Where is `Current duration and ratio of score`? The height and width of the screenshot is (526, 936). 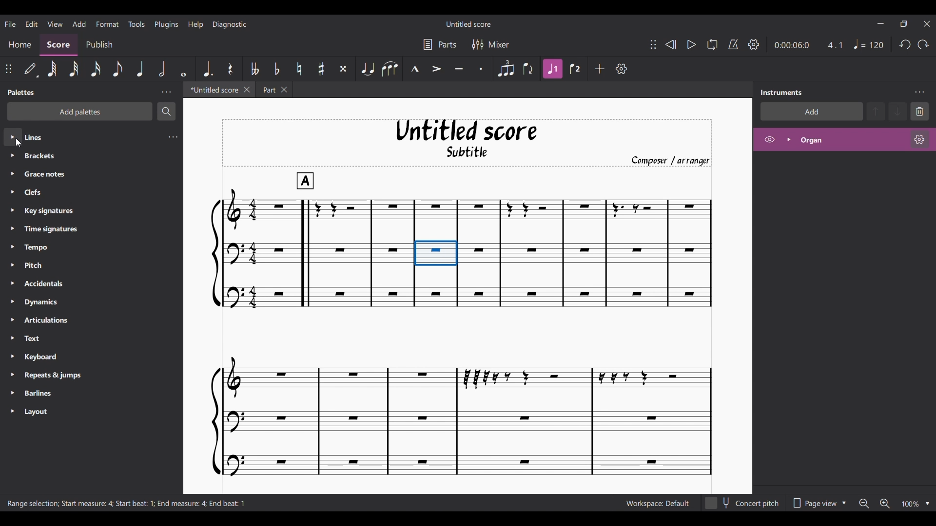 Current duration and ratio of score is located at coordinates (808, 45).